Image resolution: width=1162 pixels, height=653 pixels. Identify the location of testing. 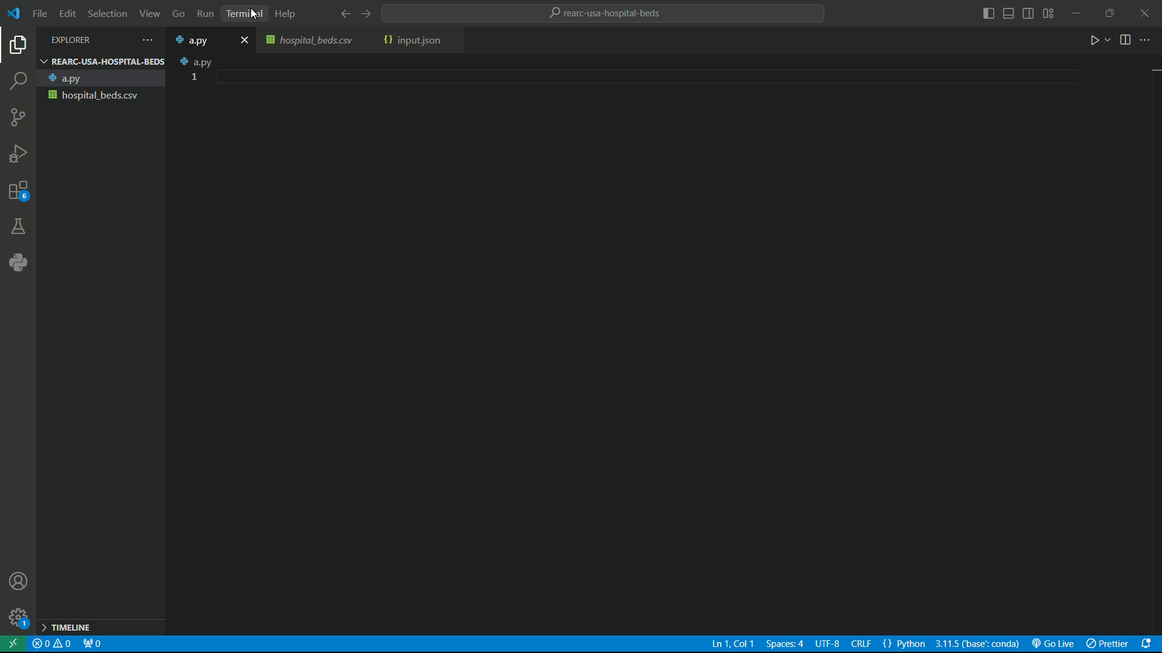
(18, 226).